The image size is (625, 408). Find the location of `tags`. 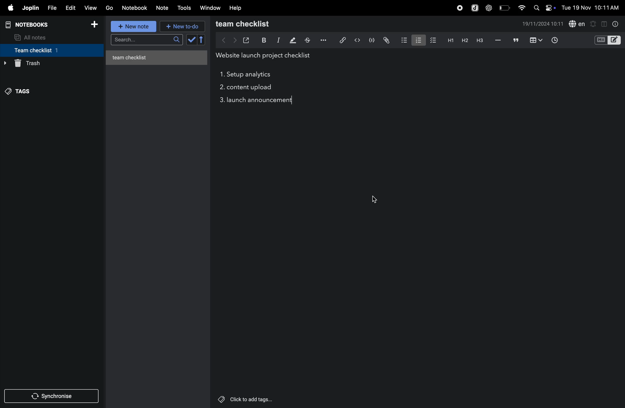

tags is located at coordinates (21, 90).